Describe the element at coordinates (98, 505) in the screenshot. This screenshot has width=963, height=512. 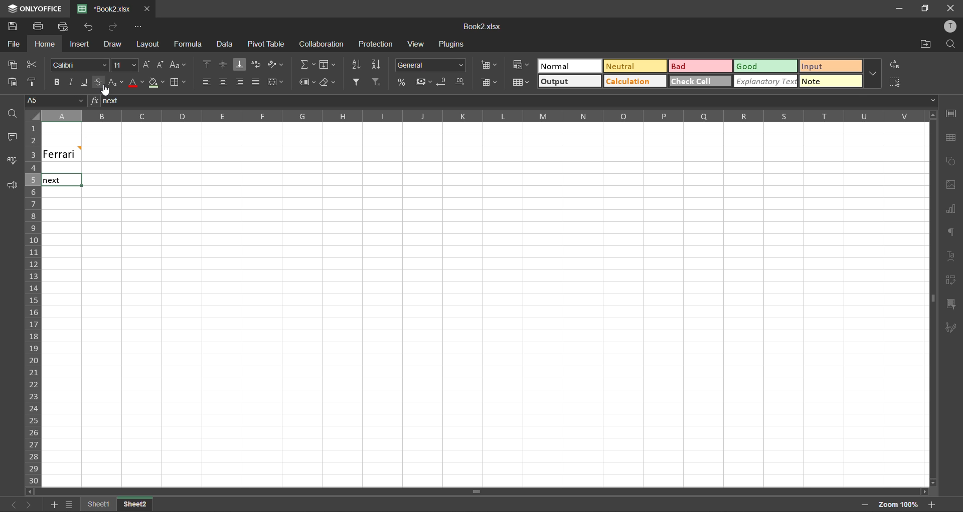
I see `sheet names` at that location.